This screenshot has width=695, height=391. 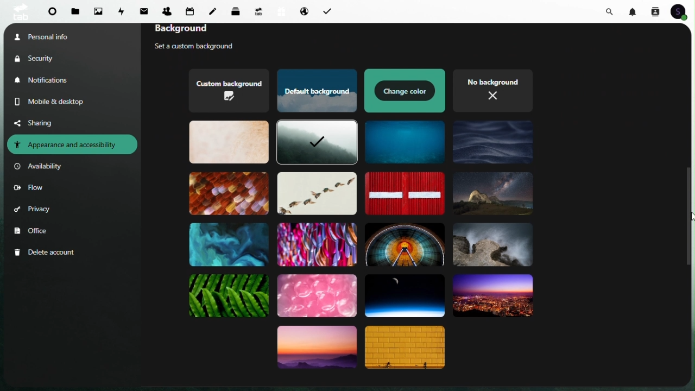 I want to click on Themes, so click(x=402, y=193).